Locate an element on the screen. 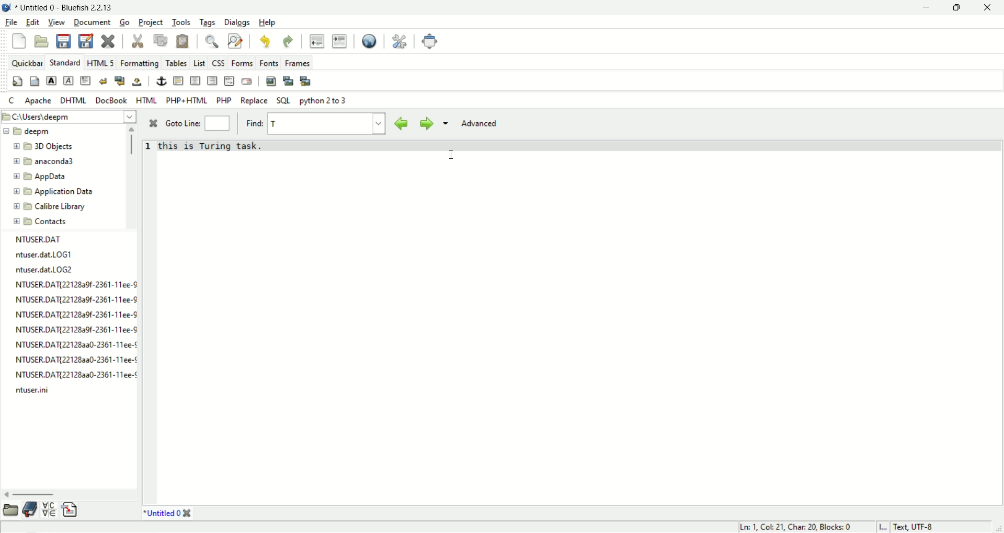 Image resolution: width=1004 pixels, height=533 pixels. Input text is located at coordinates (280, 123).